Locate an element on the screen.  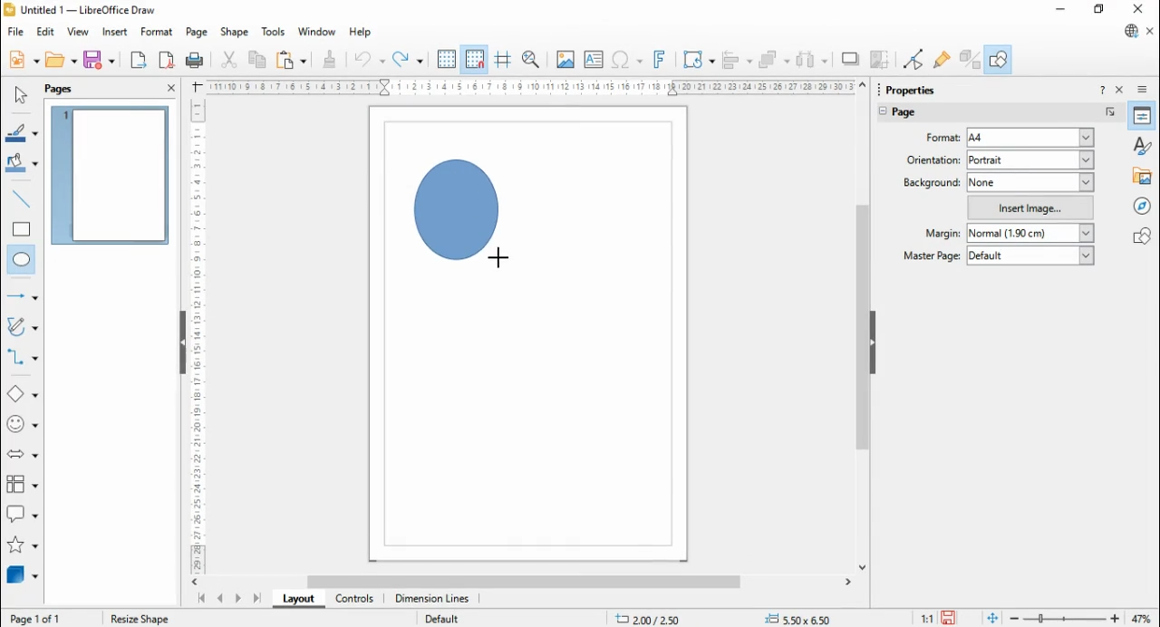
background is located at coordinates (932, 183).